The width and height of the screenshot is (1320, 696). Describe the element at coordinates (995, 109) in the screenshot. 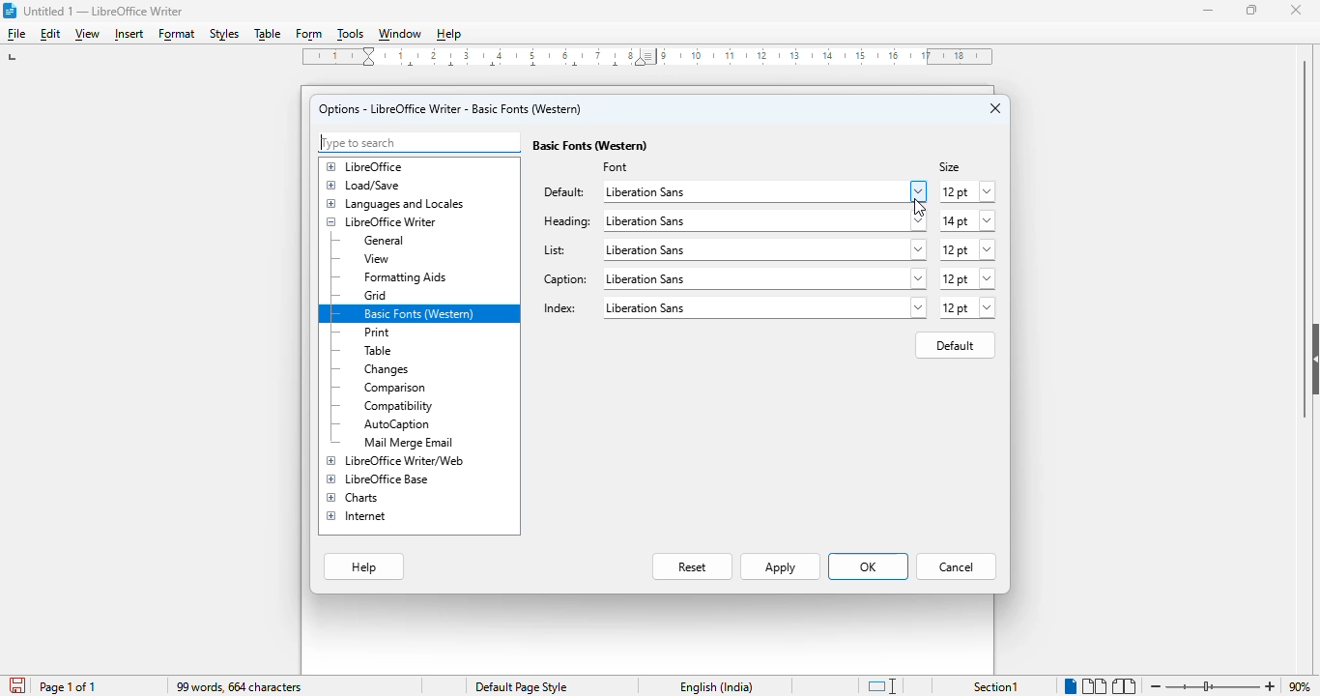

I see `close` at that location.